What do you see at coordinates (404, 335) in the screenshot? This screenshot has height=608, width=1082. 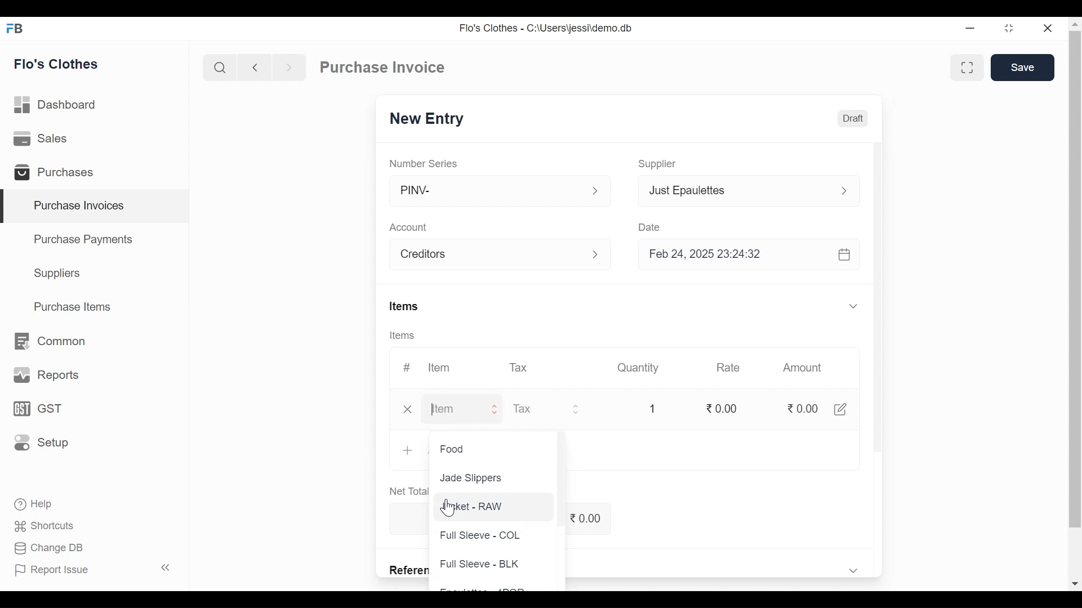 I see `Items` at bounding box center [404, 335].